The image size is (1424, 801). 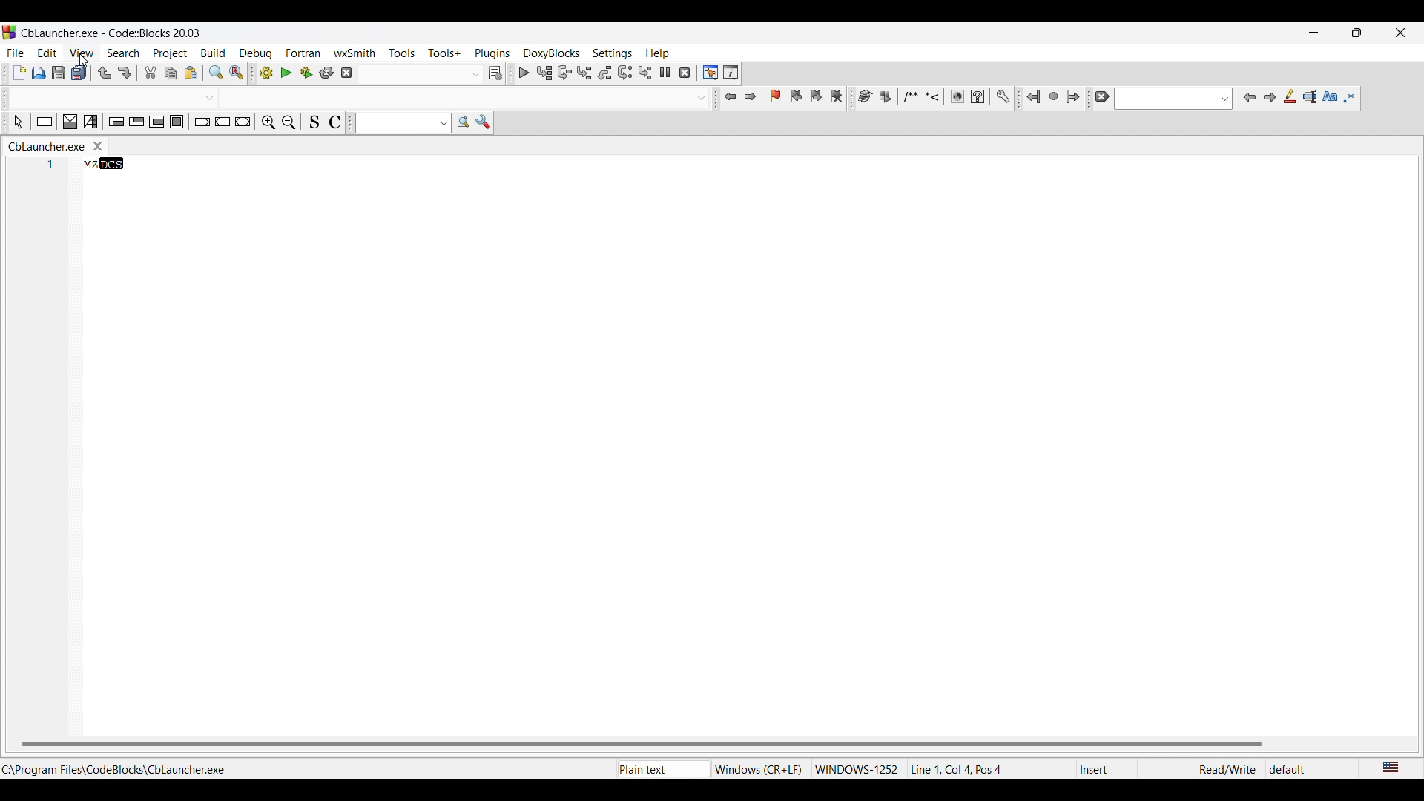 What do you see at coordinates (306, 73) in the screenshot?
I see `Build and Run` at bounding box center [306, 73].